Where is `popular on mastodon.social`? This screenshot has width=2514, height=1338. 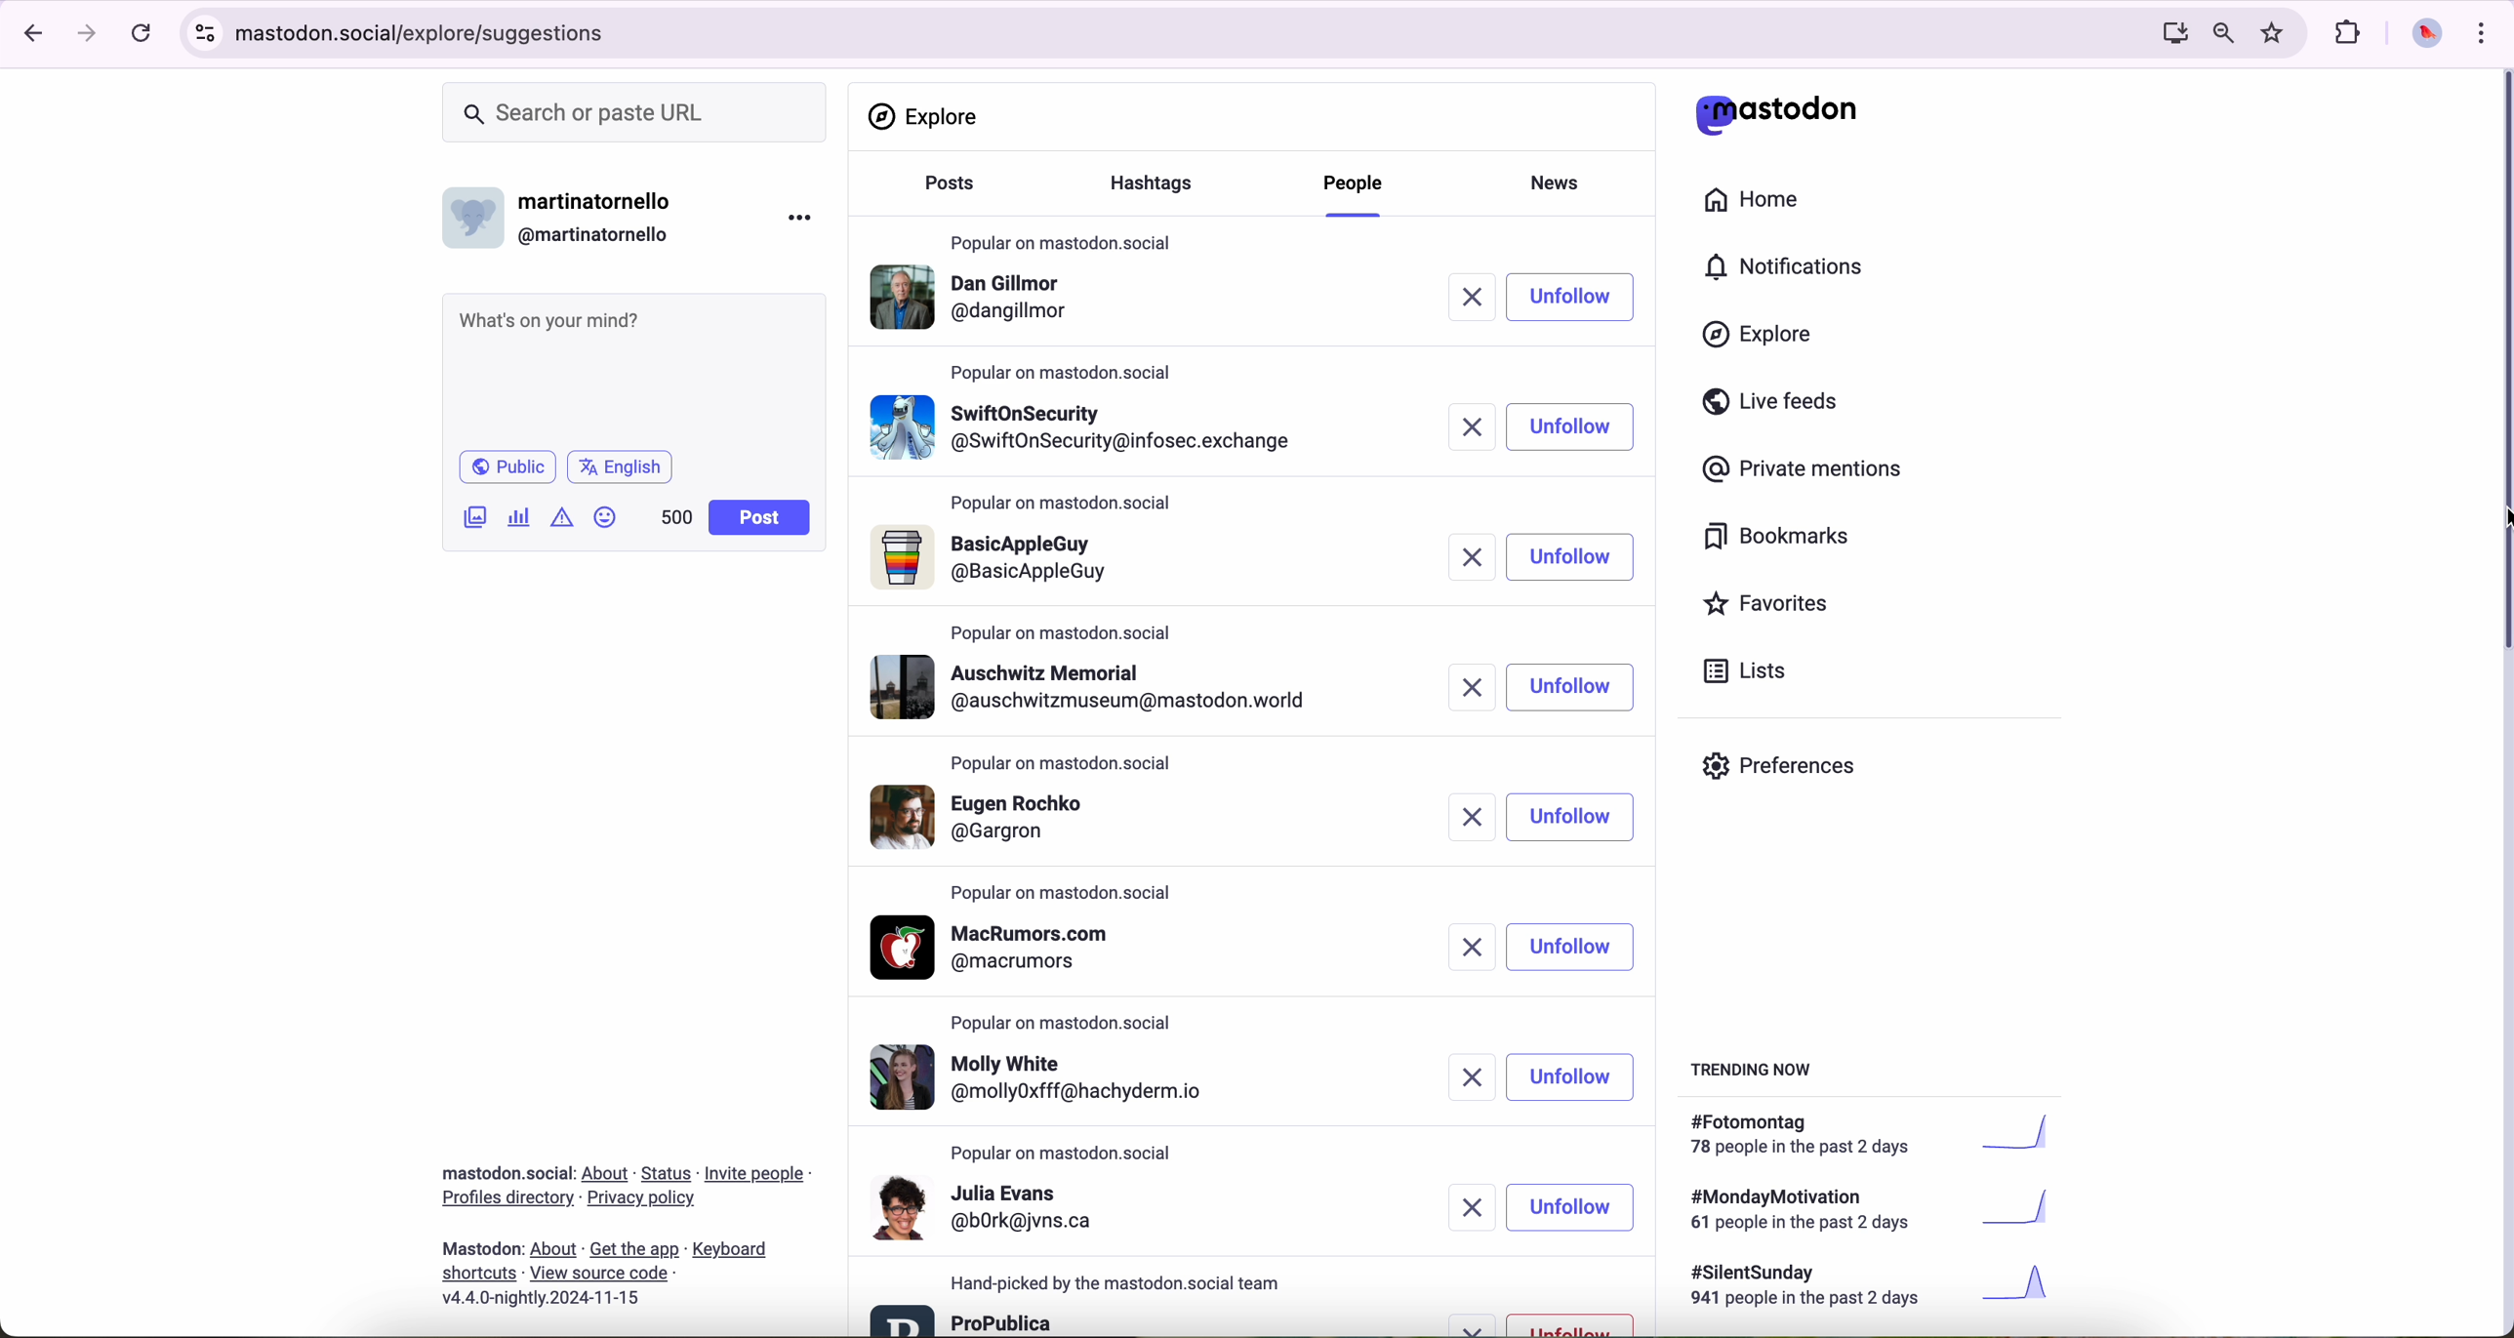 popular on mastodon.social is located at coordinates (1059, 759).